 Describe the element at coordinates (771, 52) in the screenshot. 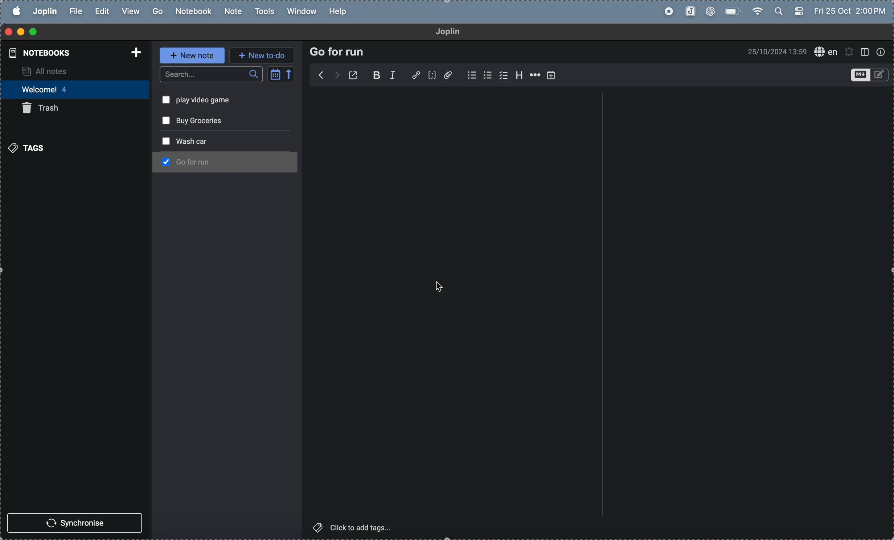

I see `time and date` at that location.